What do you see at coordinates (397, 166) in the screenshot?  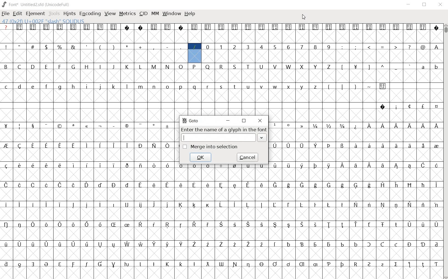 I see `glyph` at bounding box center [397, 166].